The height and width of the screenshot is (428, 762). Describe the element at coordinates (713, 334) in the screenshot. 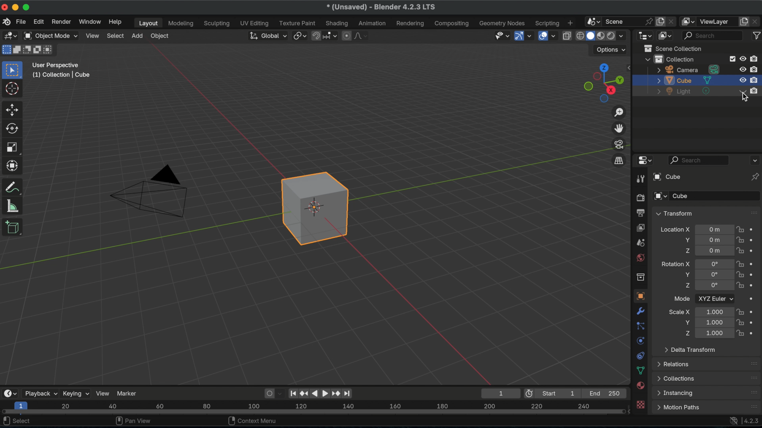

I see `location scale` at that location.